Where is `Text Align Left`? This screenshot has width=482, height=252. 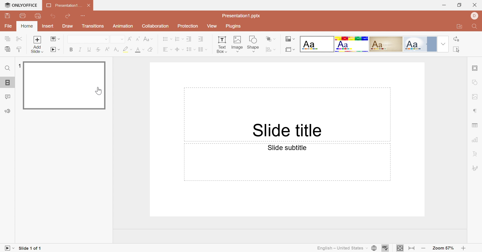 Text Align Left is located at coordinates (165, 50).